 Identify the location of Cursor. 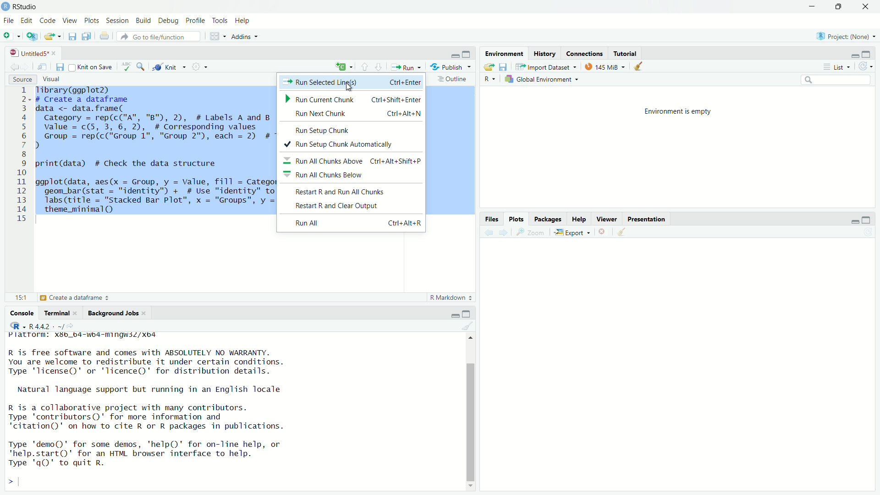
(348, 88).